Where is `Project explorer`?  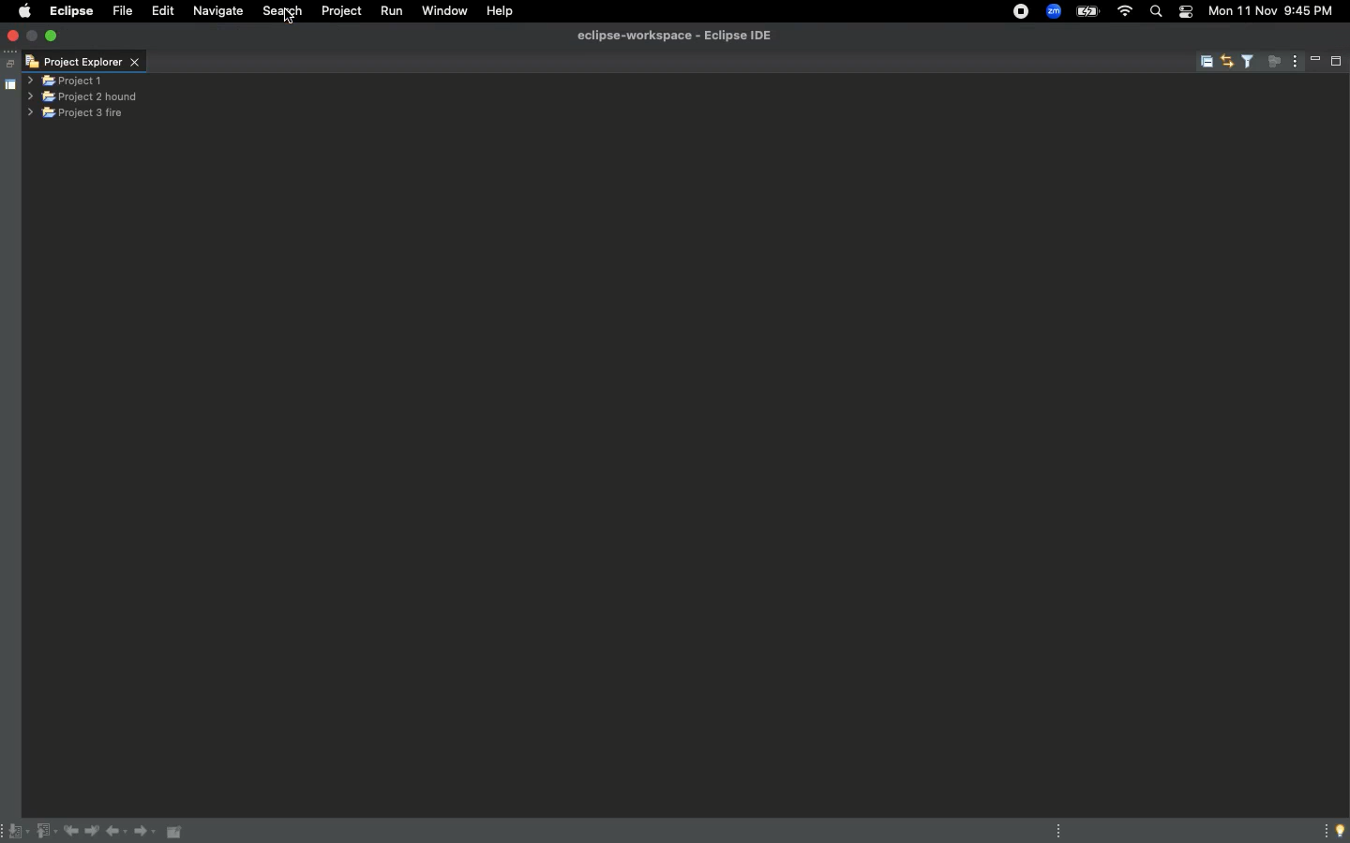 Project explorer is located at coordinates (83, 61).